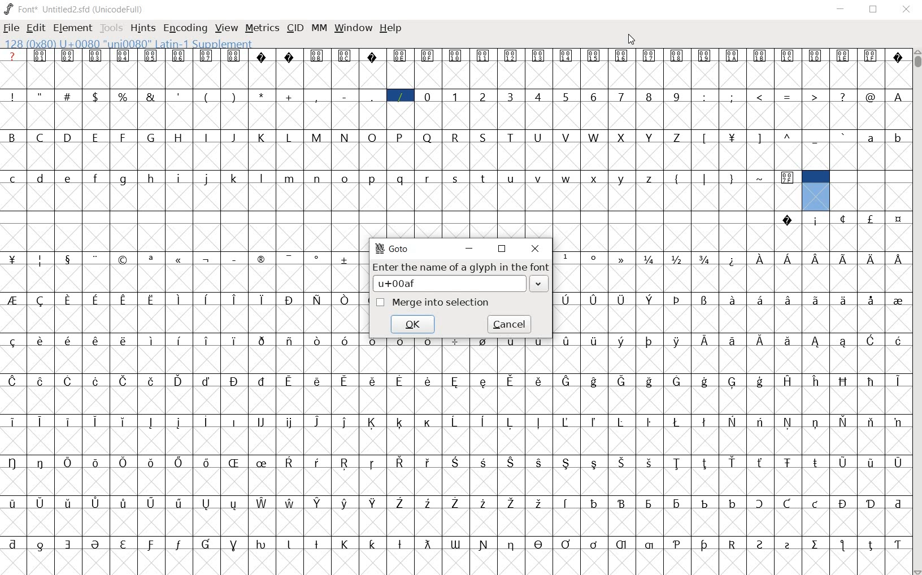 The width and height of the screenshot is (922, 575). What do you see at coordinates (651, 463) in the screenshot?
I see `Symbol` at bounding box center [651, 463].